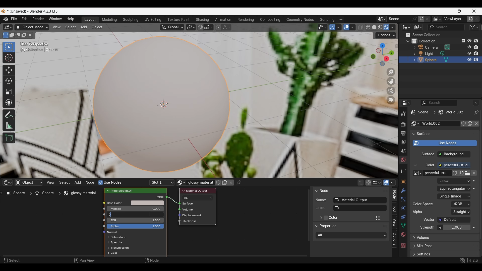  I want to click on Active workspace view, so click(437, 19).